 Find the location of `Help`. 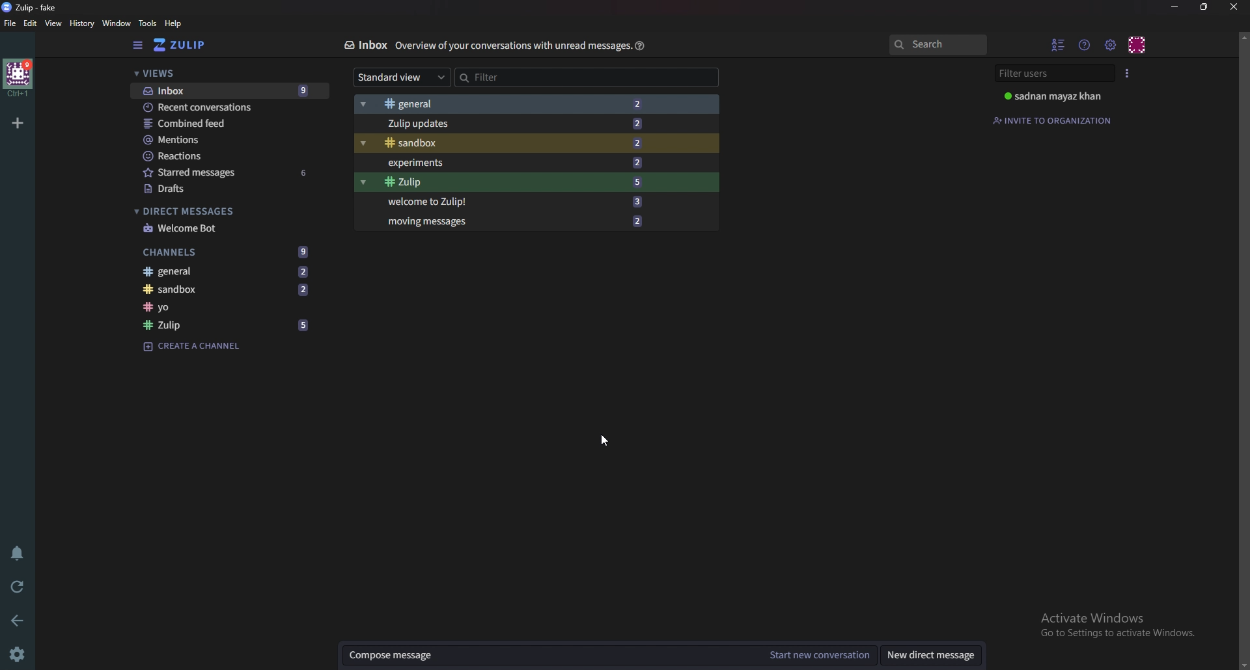

Help is located at coordinates (640, 46).